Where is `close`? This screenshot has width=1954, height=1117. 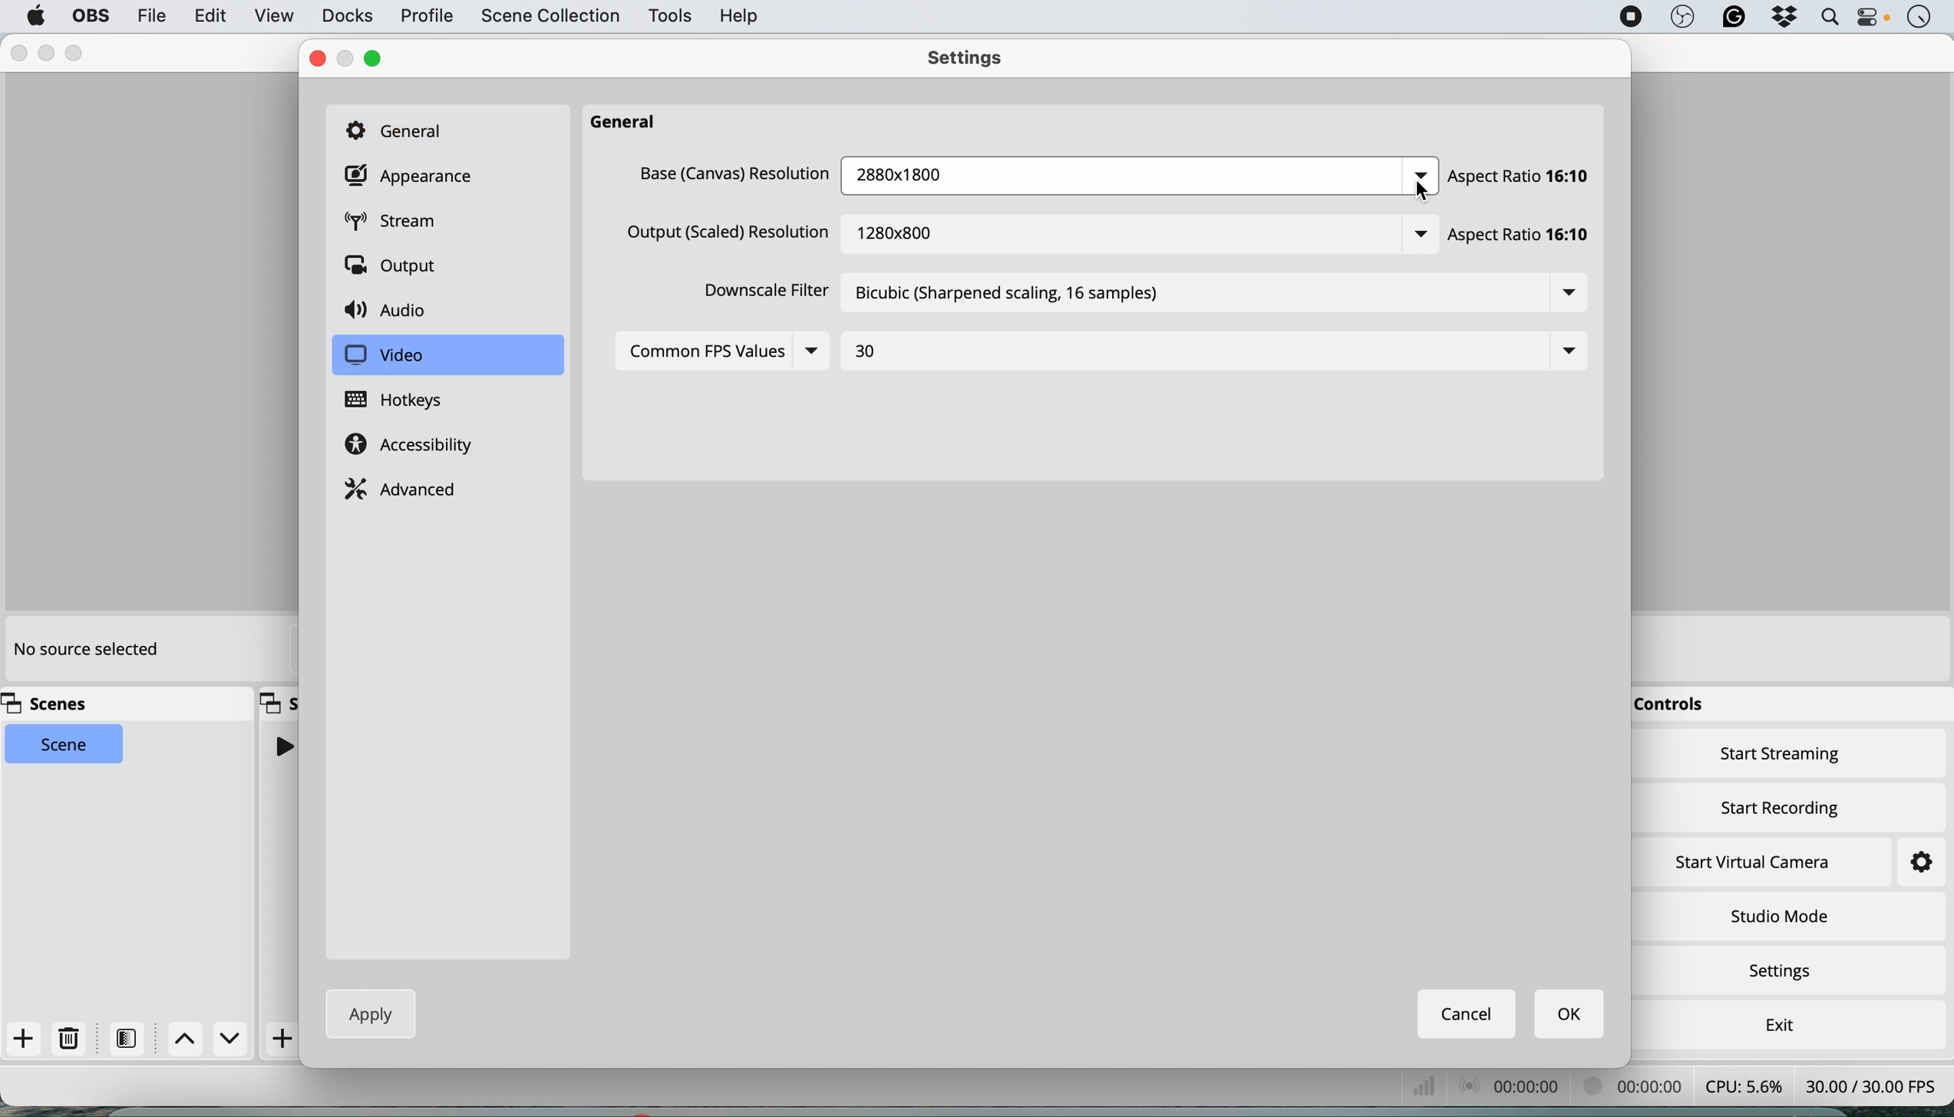
close is located at coordinates (18, 54).